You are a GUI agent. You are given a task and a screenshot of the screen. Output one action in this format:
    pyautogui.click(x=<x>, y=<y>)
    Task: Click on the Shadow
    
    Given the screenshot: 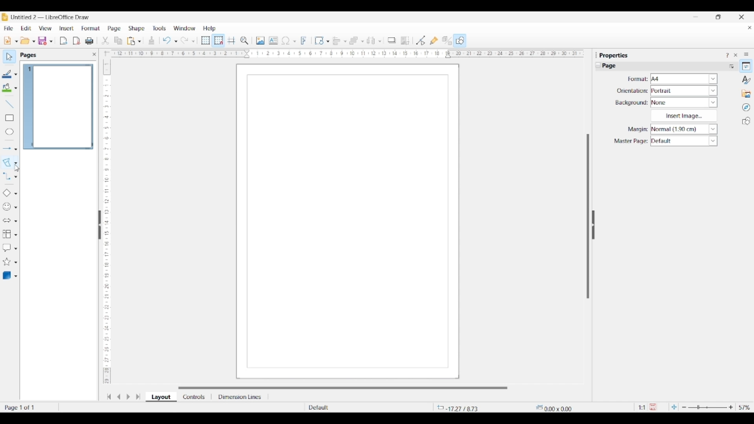 What is the action you would take?
    pyautogui.click(x=392, y=40)
    